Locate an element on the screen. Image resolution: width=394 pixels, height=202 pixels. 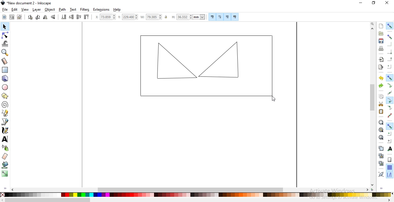
copy selection to clipboard is located at coordinates (382, 97).